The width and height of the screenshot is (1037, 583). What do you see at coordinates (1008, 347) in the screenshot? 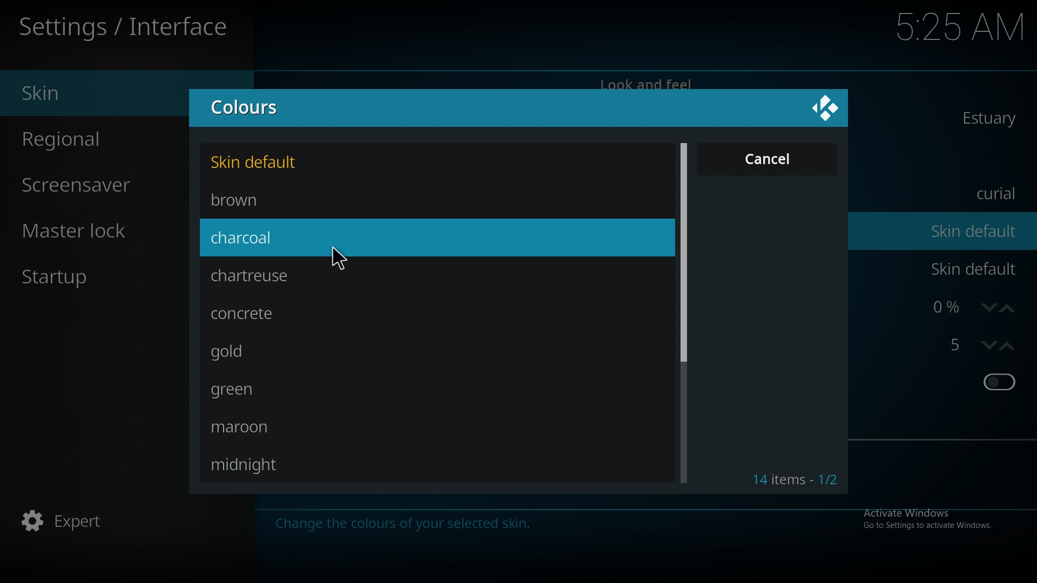
I see `increase` at bounding box center [1008, 347].